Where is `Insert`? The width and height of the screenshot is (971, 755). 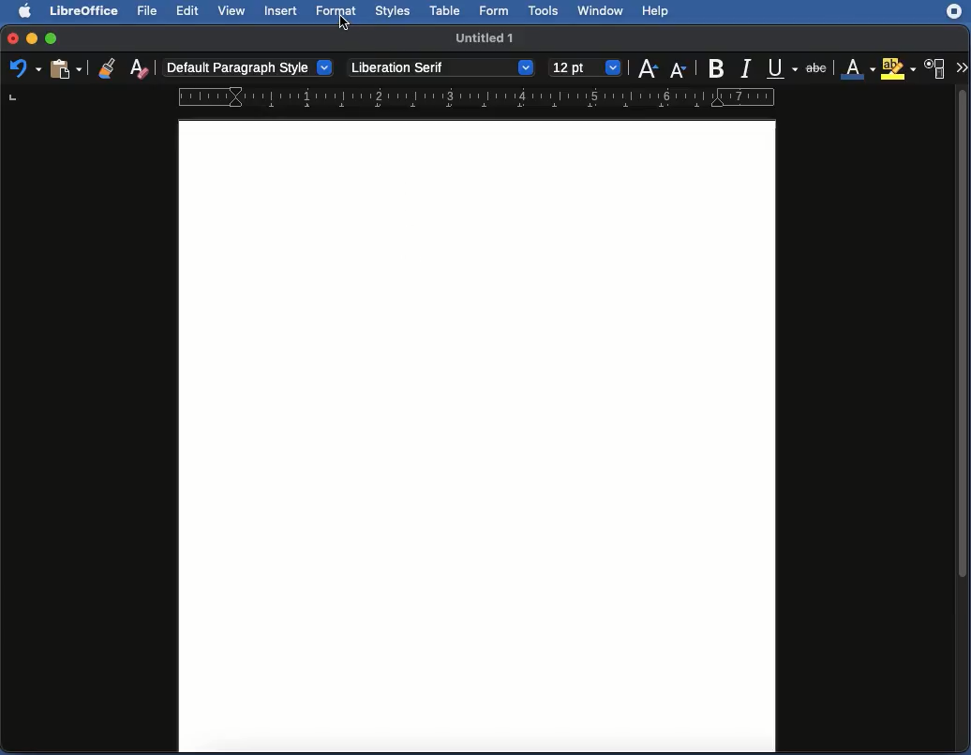 Insert is located at coordinates (281, 11).